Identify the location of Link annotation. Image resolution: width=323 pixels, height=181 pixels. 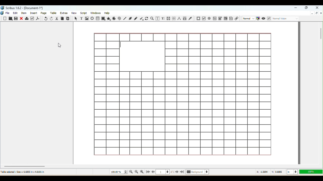
(237, 19).